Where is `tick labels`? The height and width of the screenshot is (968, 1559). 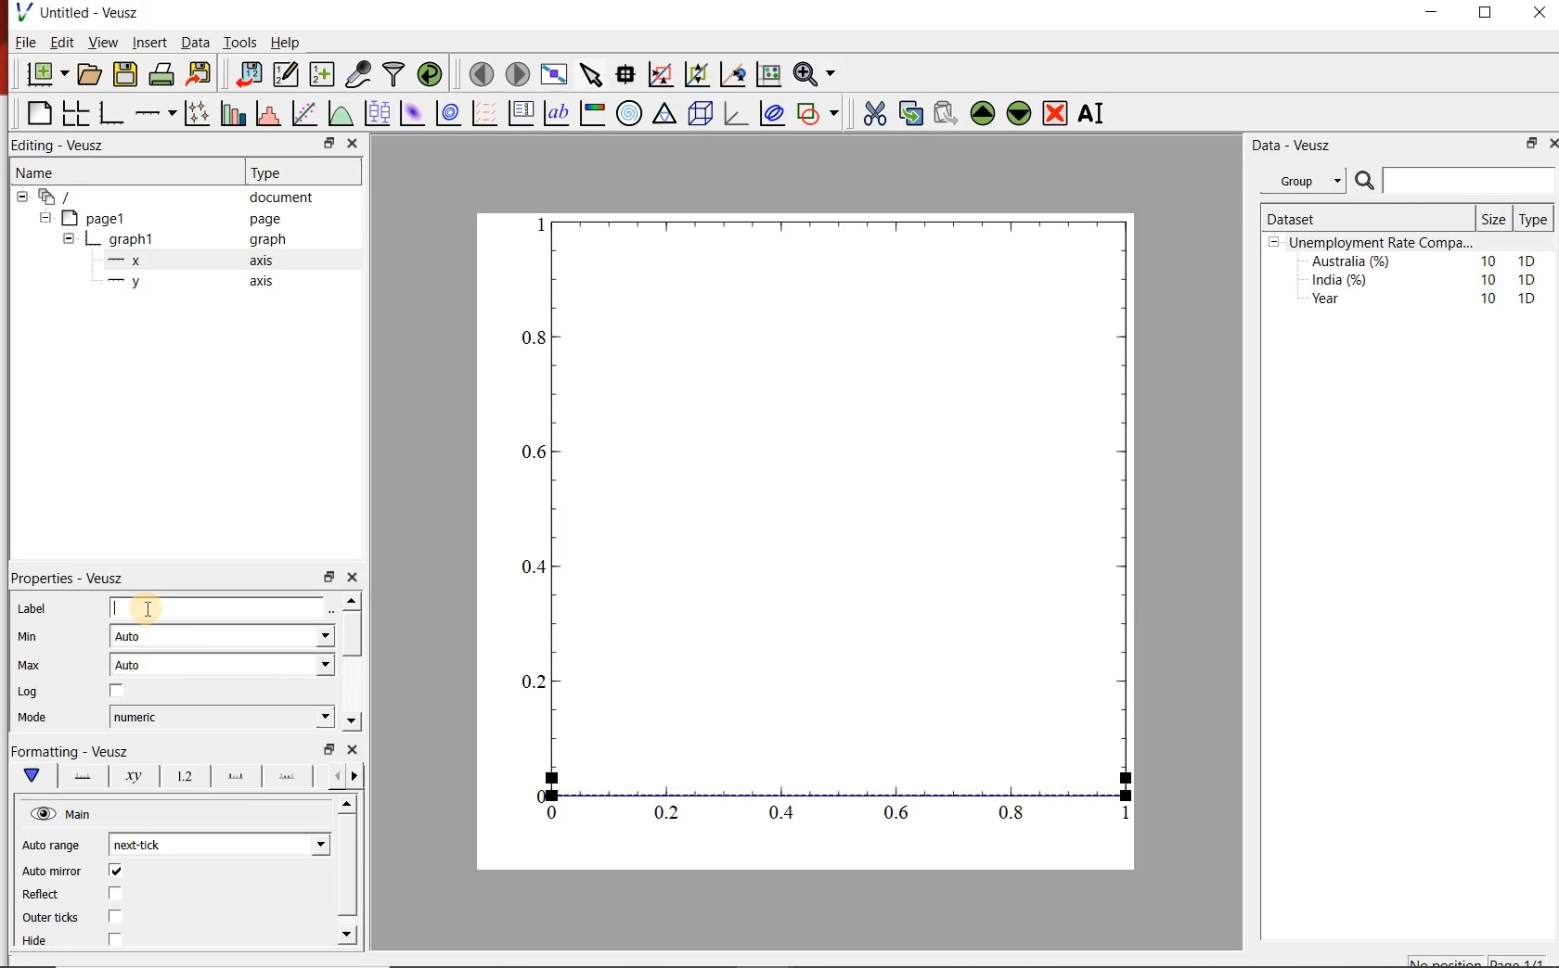
tick labels is located at coordinates (186, 777).